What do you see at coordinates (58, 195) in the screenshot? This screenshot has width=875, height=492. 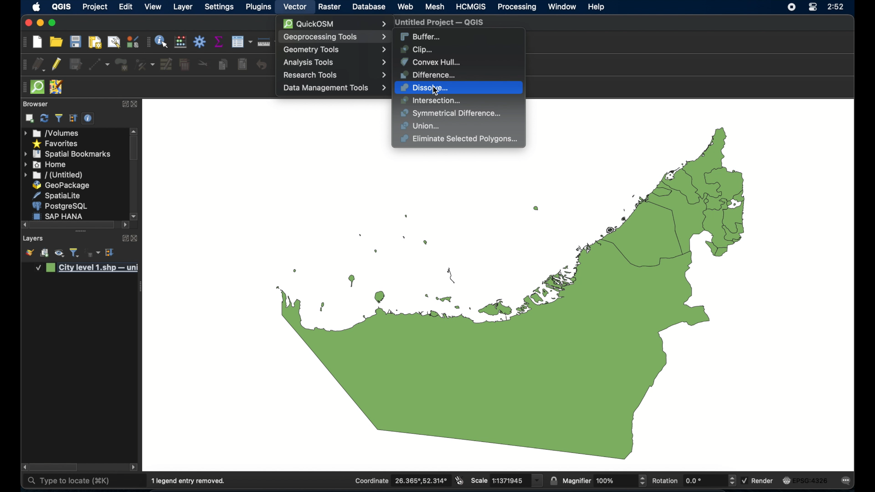 I see `spatial lite` at bounding box center [58, 195].